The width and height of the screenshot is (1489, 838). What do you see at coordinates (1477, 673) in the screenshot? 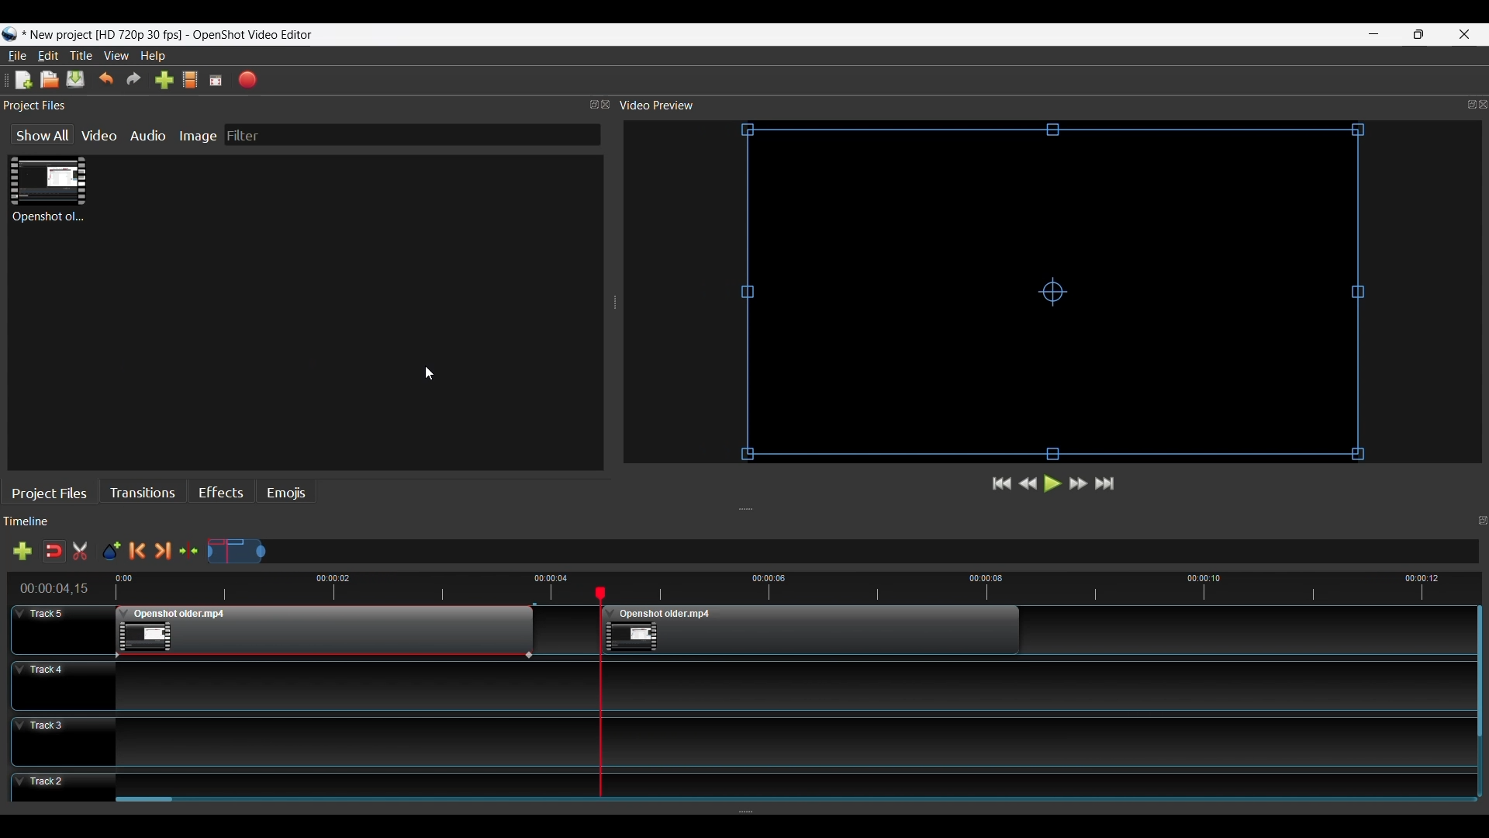
I see `Vertical Scroll bar` at bounding box center [1477, 673].